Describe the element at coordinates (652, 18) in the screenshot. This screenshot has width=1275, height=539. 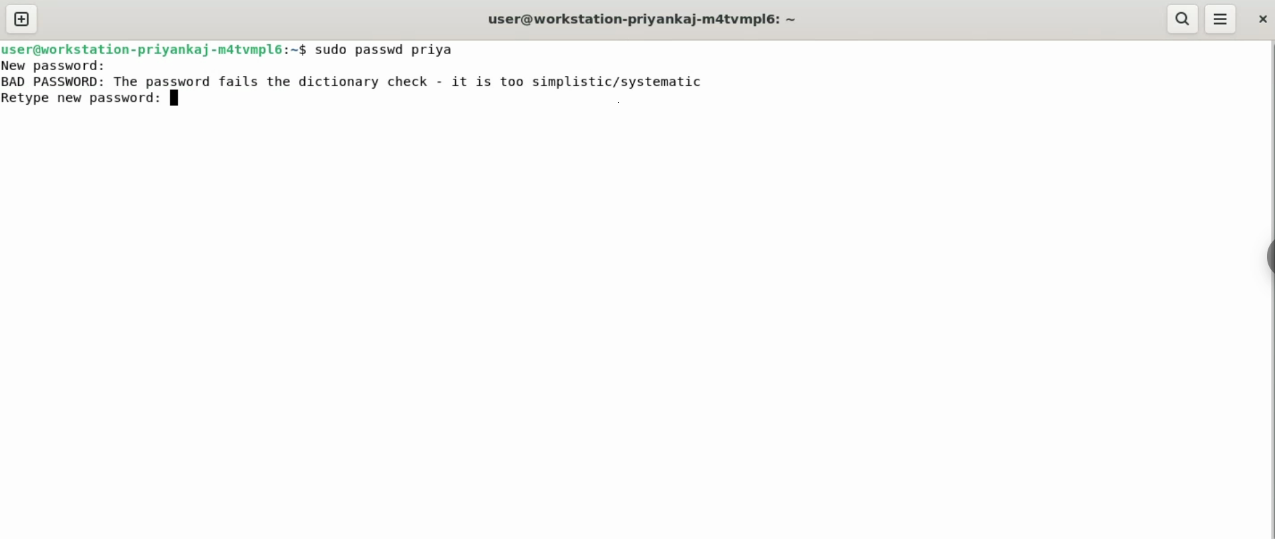
I see `user@workstation-priyankaj-m4tvmpl6:-` at that location.